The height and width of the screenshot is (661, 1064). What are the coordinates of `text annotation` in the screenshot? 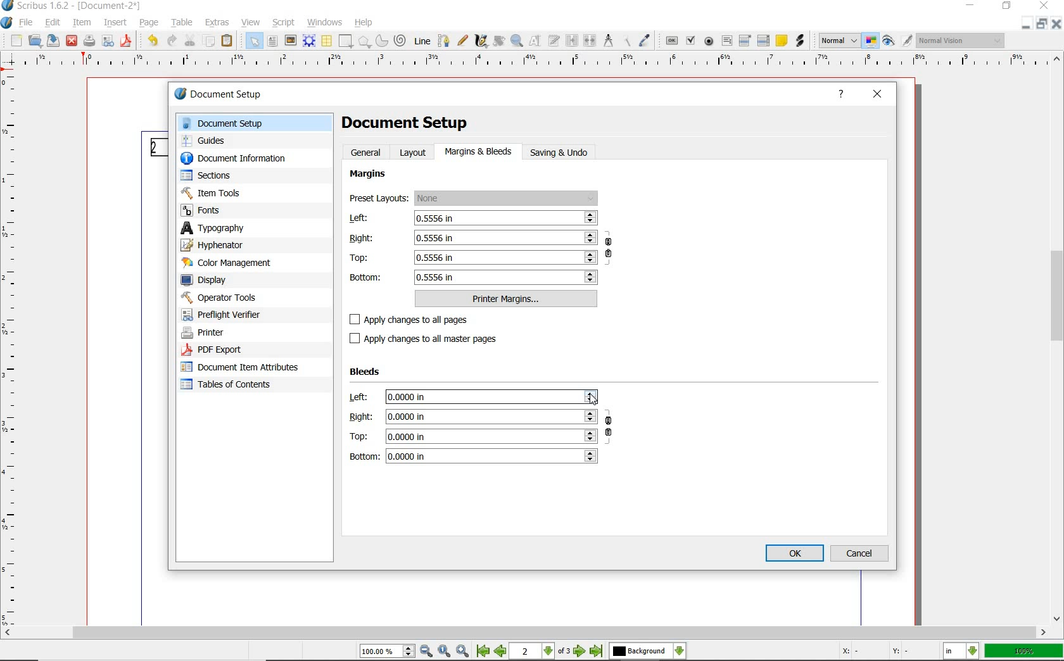 It's located at (782, 41).